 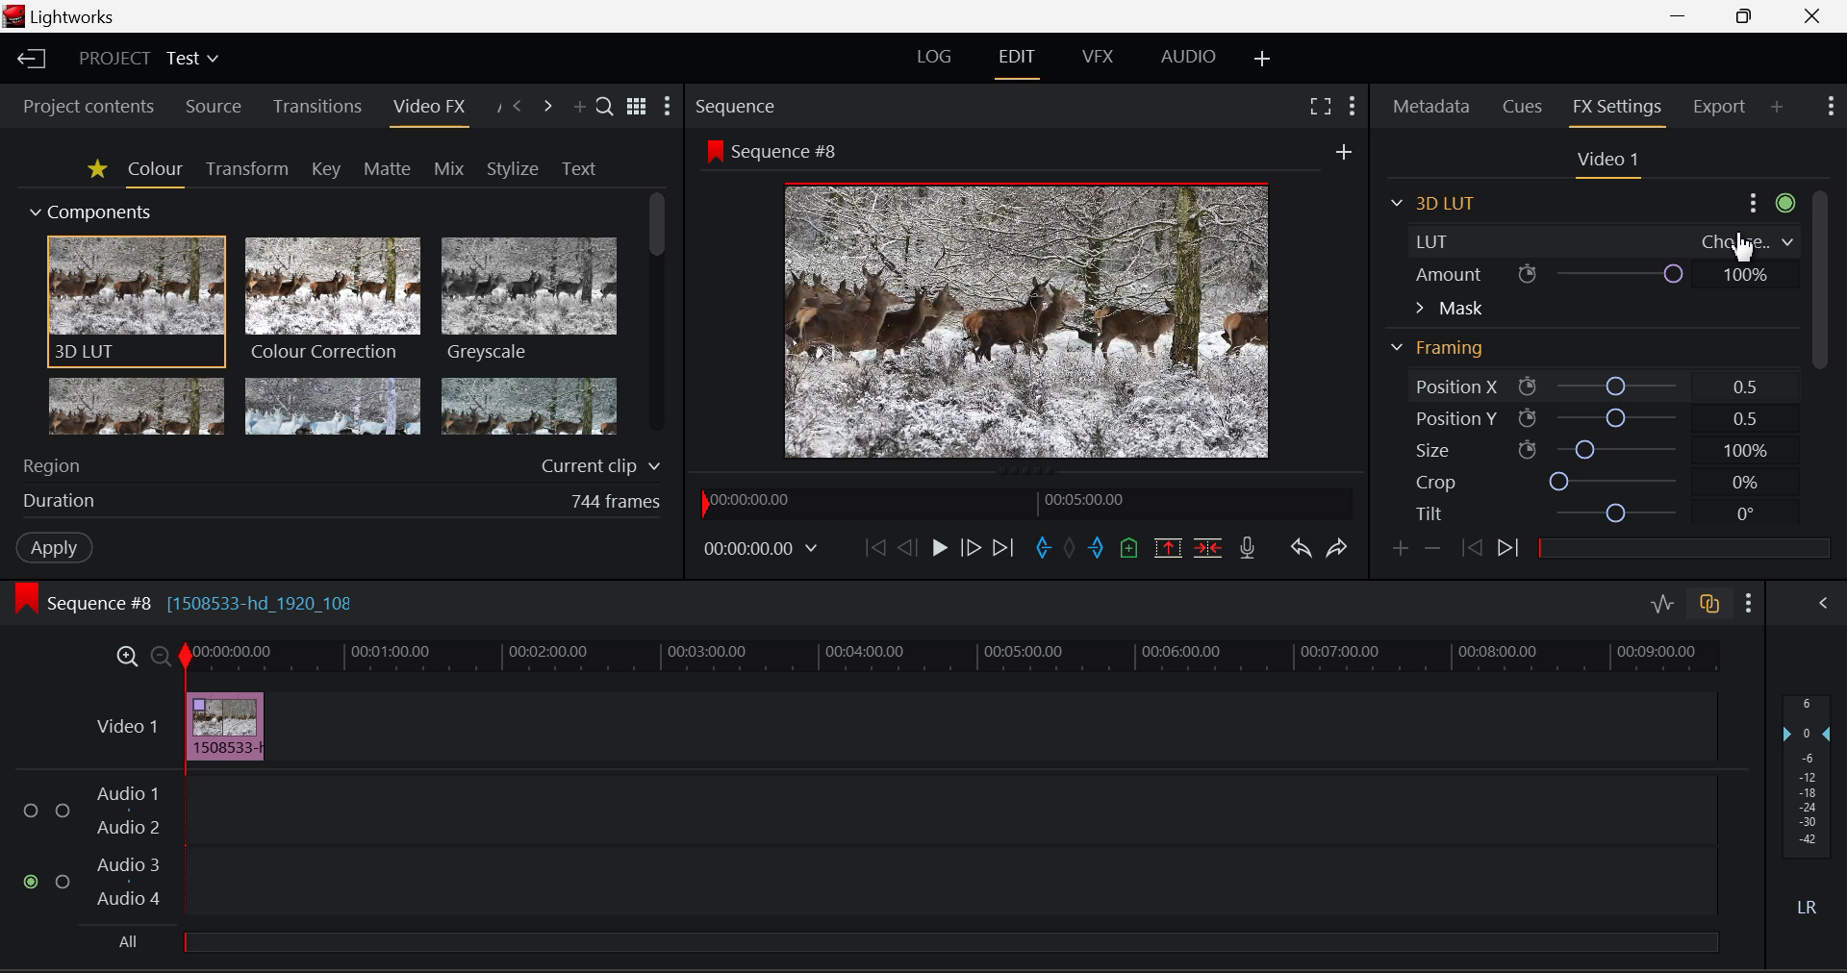 What do you see at coordinates (134, 302) in the screenshot?
I see `3D LUT` at bounding box center [134, 302].